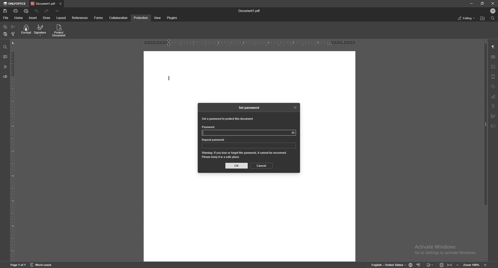  What do you see at coordinates (80, 18) in the screenshot?
I see `references` at bounding box center [80, 18].